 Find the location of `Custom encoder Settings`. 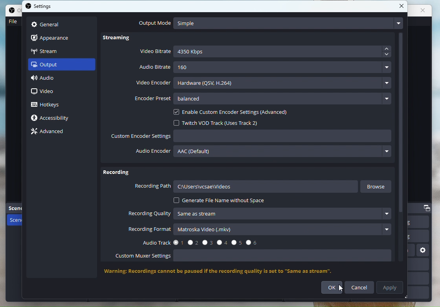

Custom encoder Settings is located at coordinates (252, 137).